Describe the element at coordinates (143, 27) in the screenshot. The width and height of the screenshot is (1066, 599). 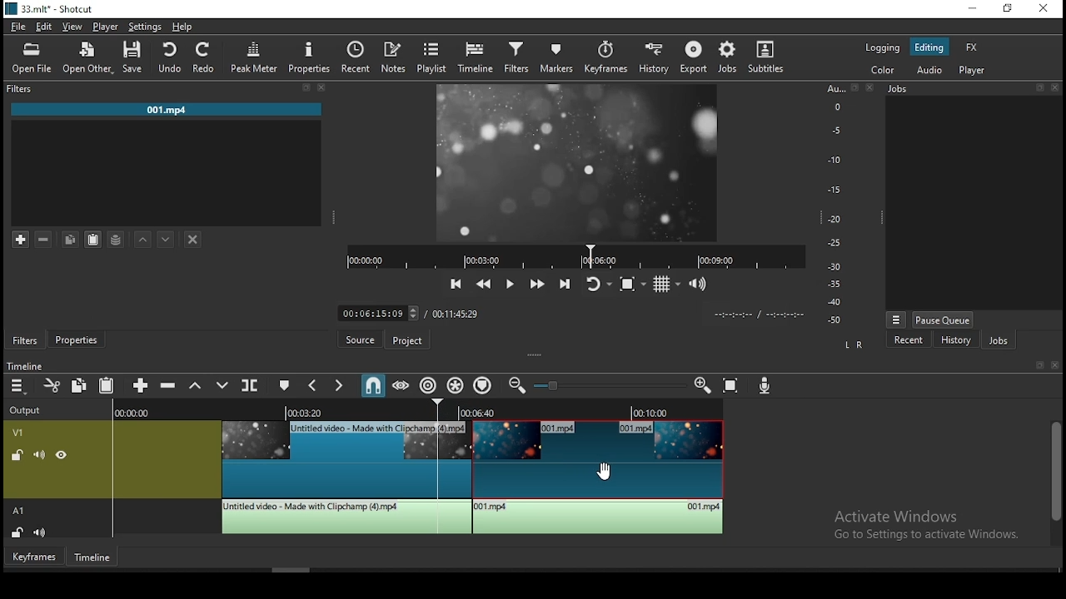
I see `settings` at that location.